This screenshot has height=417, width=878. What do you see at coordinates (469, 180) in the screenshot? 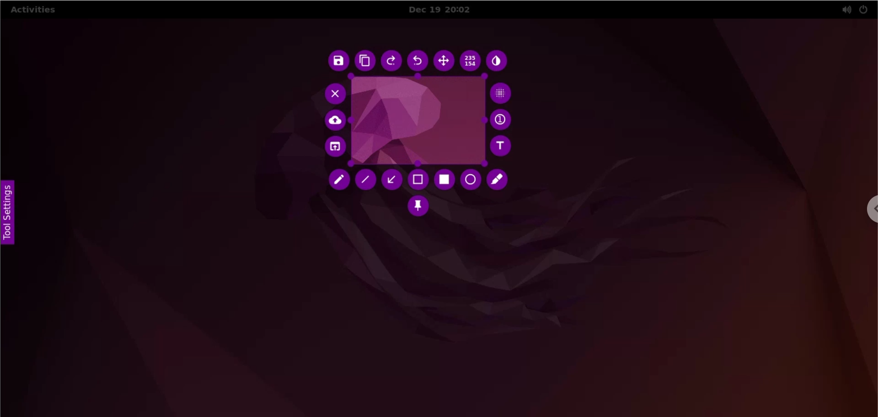
I see `circle tool` at bounding box center [469, 180].